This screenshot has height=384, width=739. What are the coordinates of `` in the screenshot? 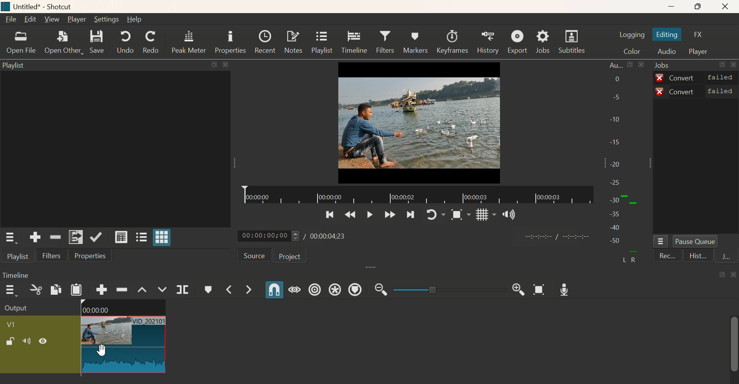 It's located at (566, 290).